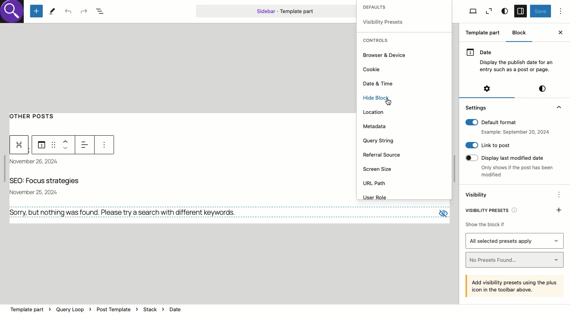  What do you see at coordinates (484, 223) in the screenshot?
I see `Show the block if` at bounding box center [484, 223].